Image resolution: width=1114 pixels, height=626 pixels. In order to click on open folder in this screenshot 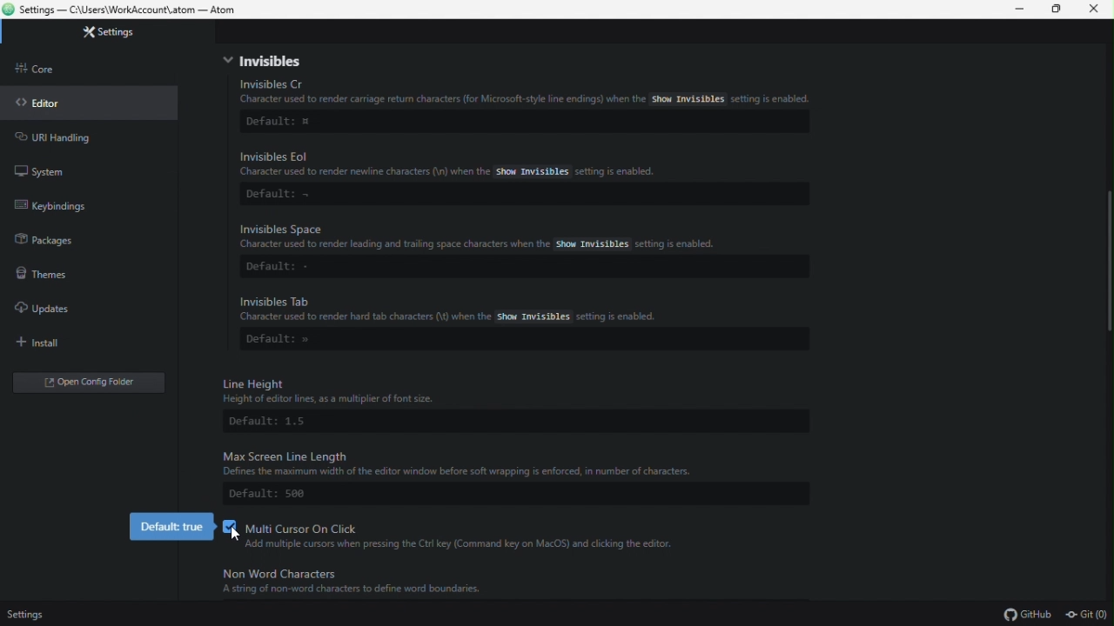, I will do `click(91, 383)`.